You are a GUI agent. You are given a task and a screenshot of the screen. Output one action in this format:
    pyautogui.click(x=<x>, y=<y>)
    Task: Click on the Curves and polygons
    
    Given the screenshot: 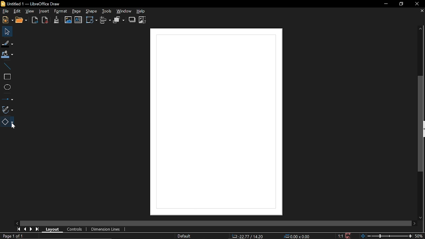 What is the action you would take?
    pyautogui.click(x=7, y=109)
    